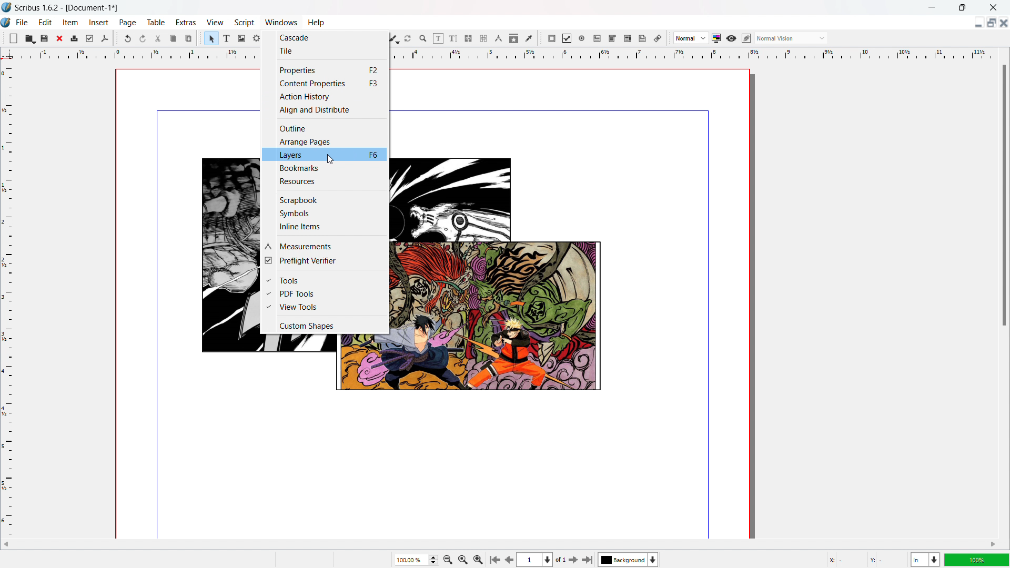 This screenshot has height=568, width=1010. Describe the element at coordinates (483, 38) in the screenshot. I see `unlink text frames` at that location.